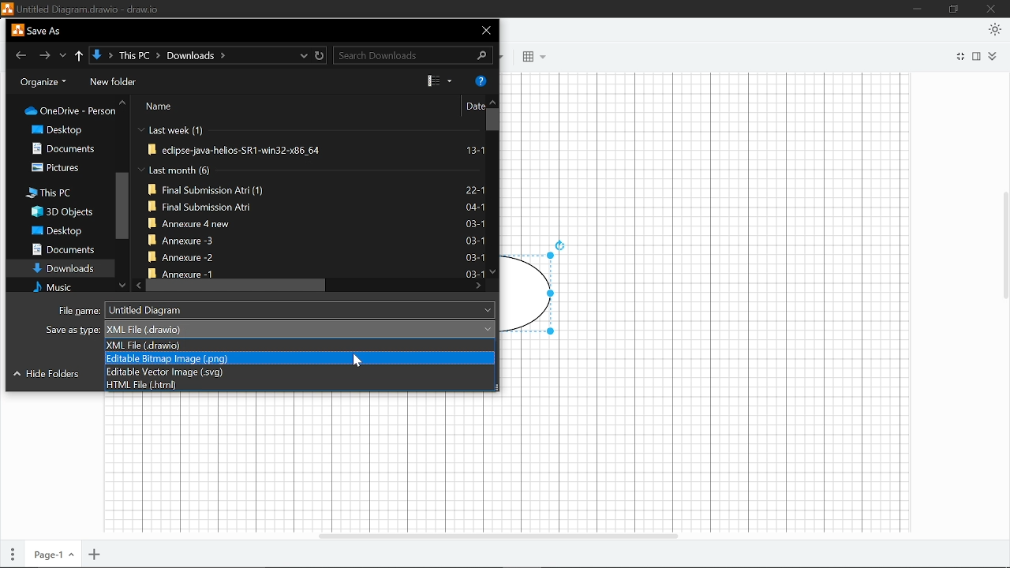 Image resolution: width=1010 pixels, height=568 pixels. Describe the element at coordinates (239, 285) in the screenshot. I see `Horizontal scrollbar for files in "Downloads""` at that location.